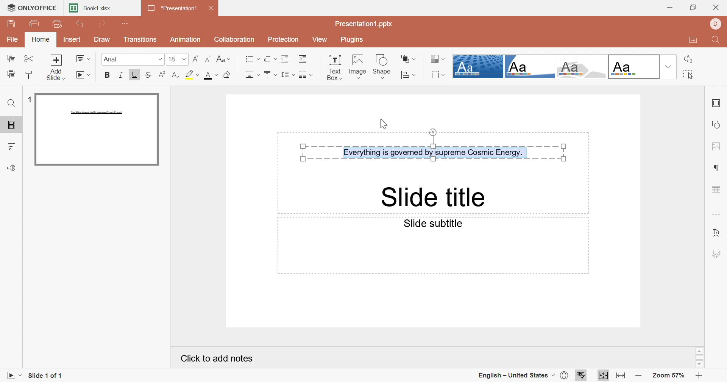 This screenshot has height=382, width=727. I want to click on DELL, so click(715, 24).